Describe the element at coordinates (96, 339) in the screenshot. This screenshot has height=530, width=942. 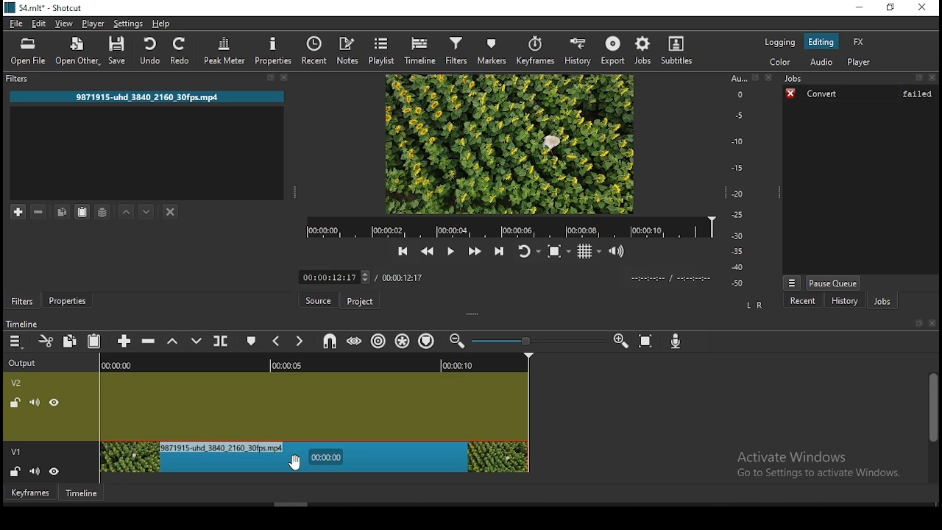
I see `paste` at that location.